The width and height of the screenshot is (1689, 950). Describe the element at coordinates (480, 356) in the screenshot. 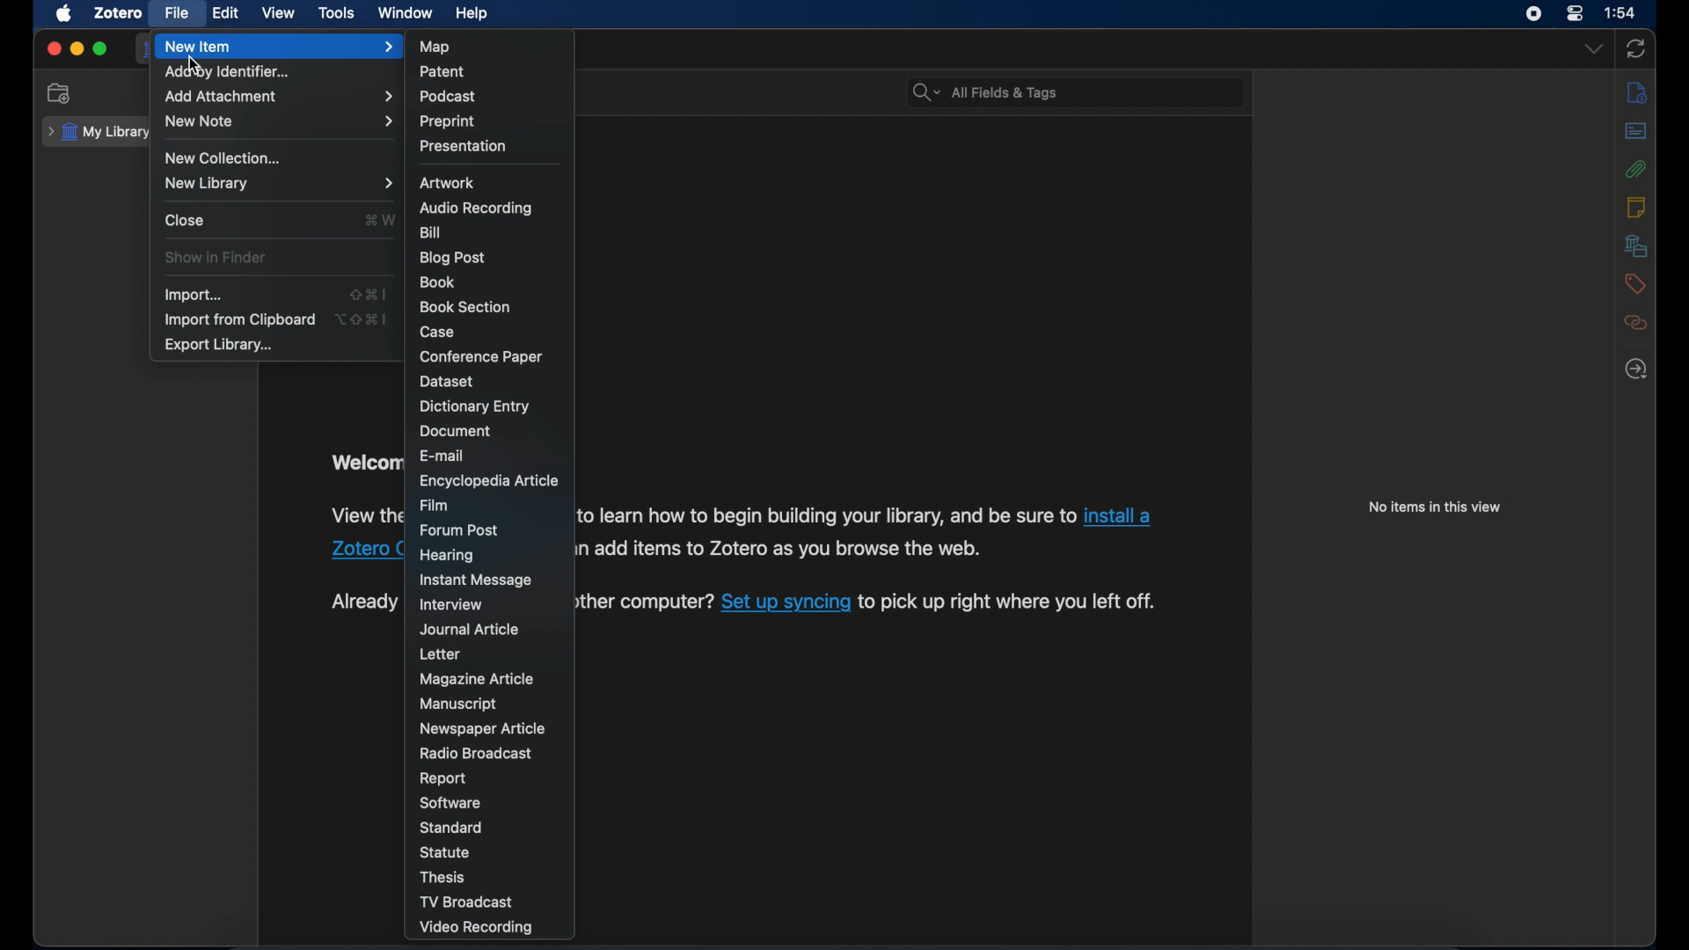

I see `conference paper` at that location.